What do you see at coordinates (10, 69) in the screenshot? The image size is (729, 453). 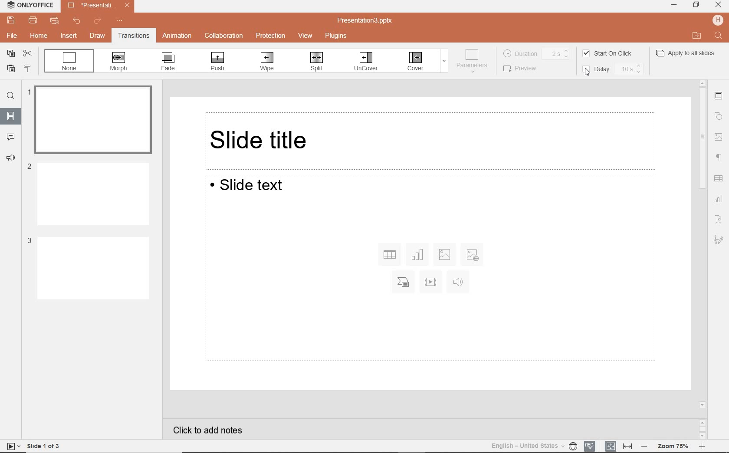 I see `paste` at bounding box center [10, 69].